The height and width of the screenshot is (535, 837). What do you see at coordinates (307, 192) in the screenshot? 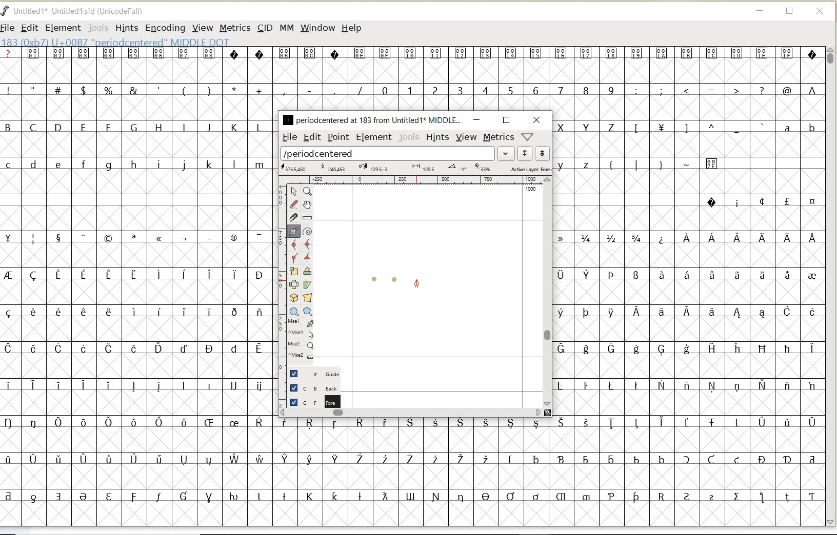
I see `Magnify` at bounding box center [307, 192].